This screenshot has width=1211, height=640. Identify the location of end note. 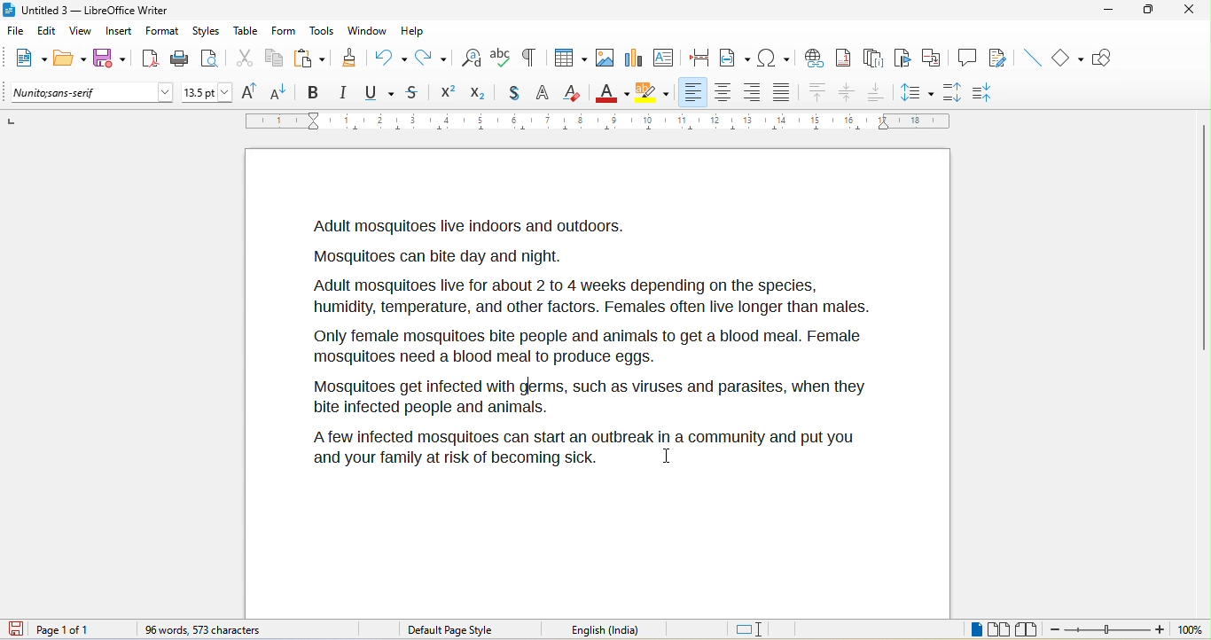
(872, 58).